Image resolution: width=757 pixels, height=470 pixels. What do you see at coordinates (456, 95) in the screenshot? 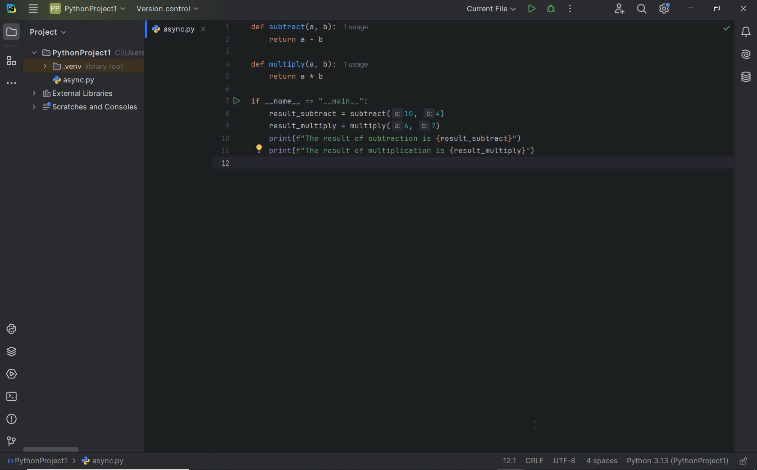
I see `Code for Subtraction Calculator` at bounding box center [456, 95].